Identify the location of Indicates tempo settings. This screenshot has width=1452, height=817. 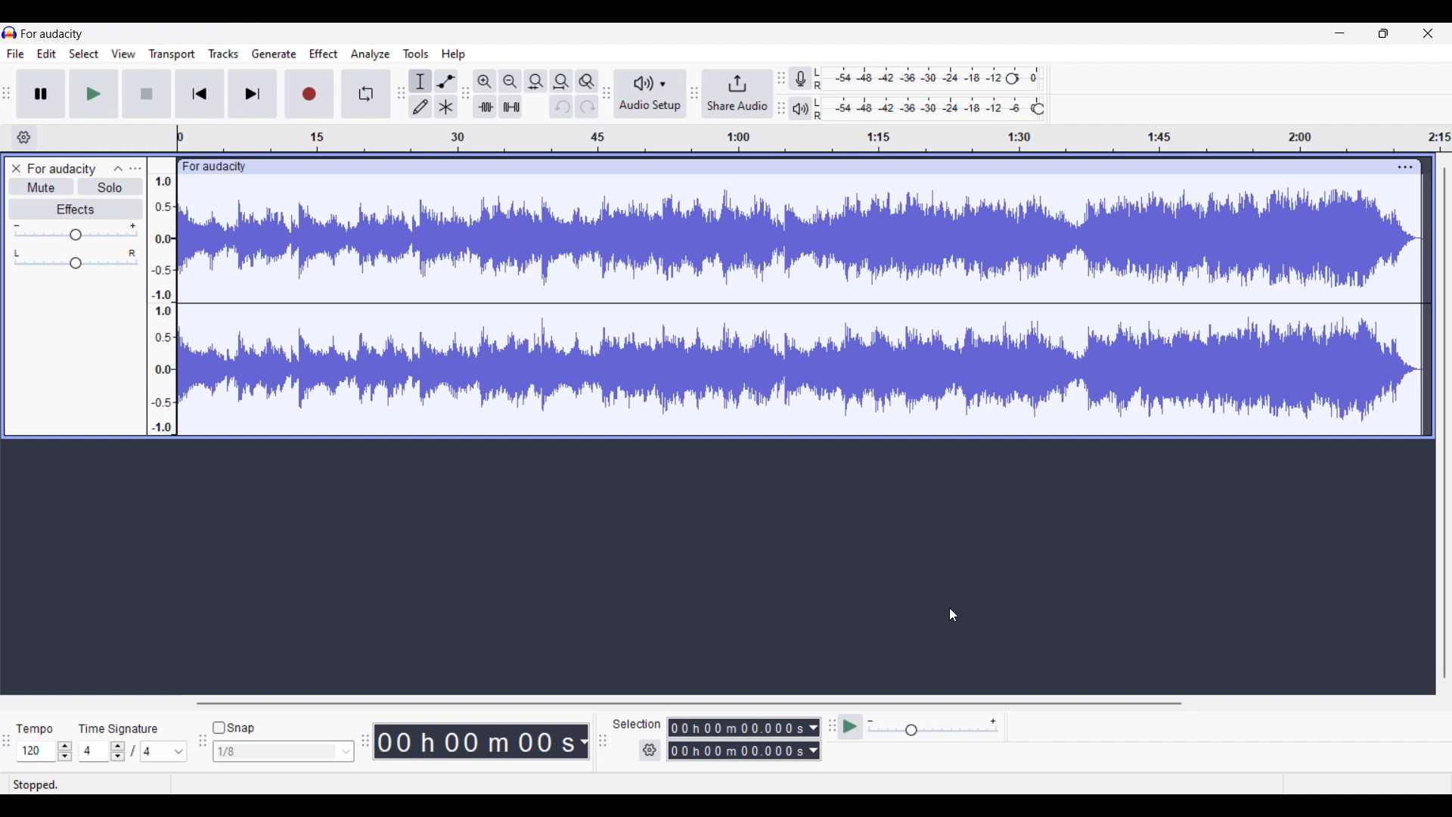
(35, 729).